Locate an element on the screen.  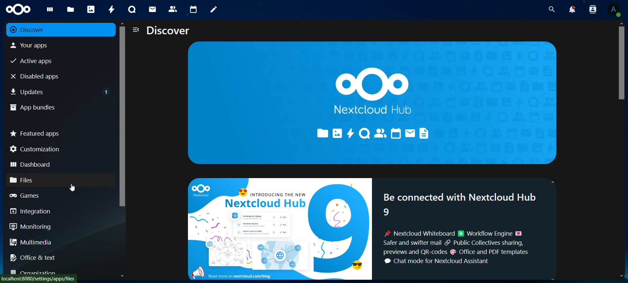
customization is located at coordinates (36, 149).